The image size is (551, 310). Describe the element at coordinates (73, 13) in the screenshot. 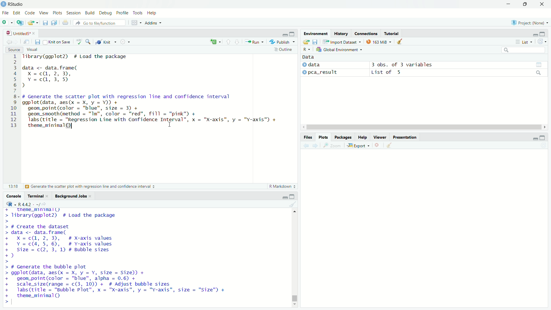

I see `Session` at that location.